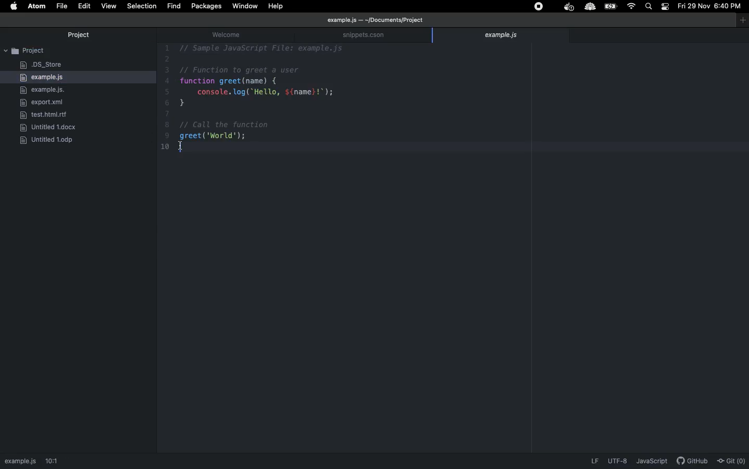  I want to click on extension, so click(568, 7).